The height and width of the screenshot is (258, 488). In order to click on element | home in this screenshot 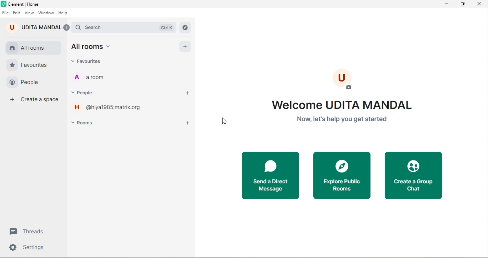, I will do `click(24, 4)`.